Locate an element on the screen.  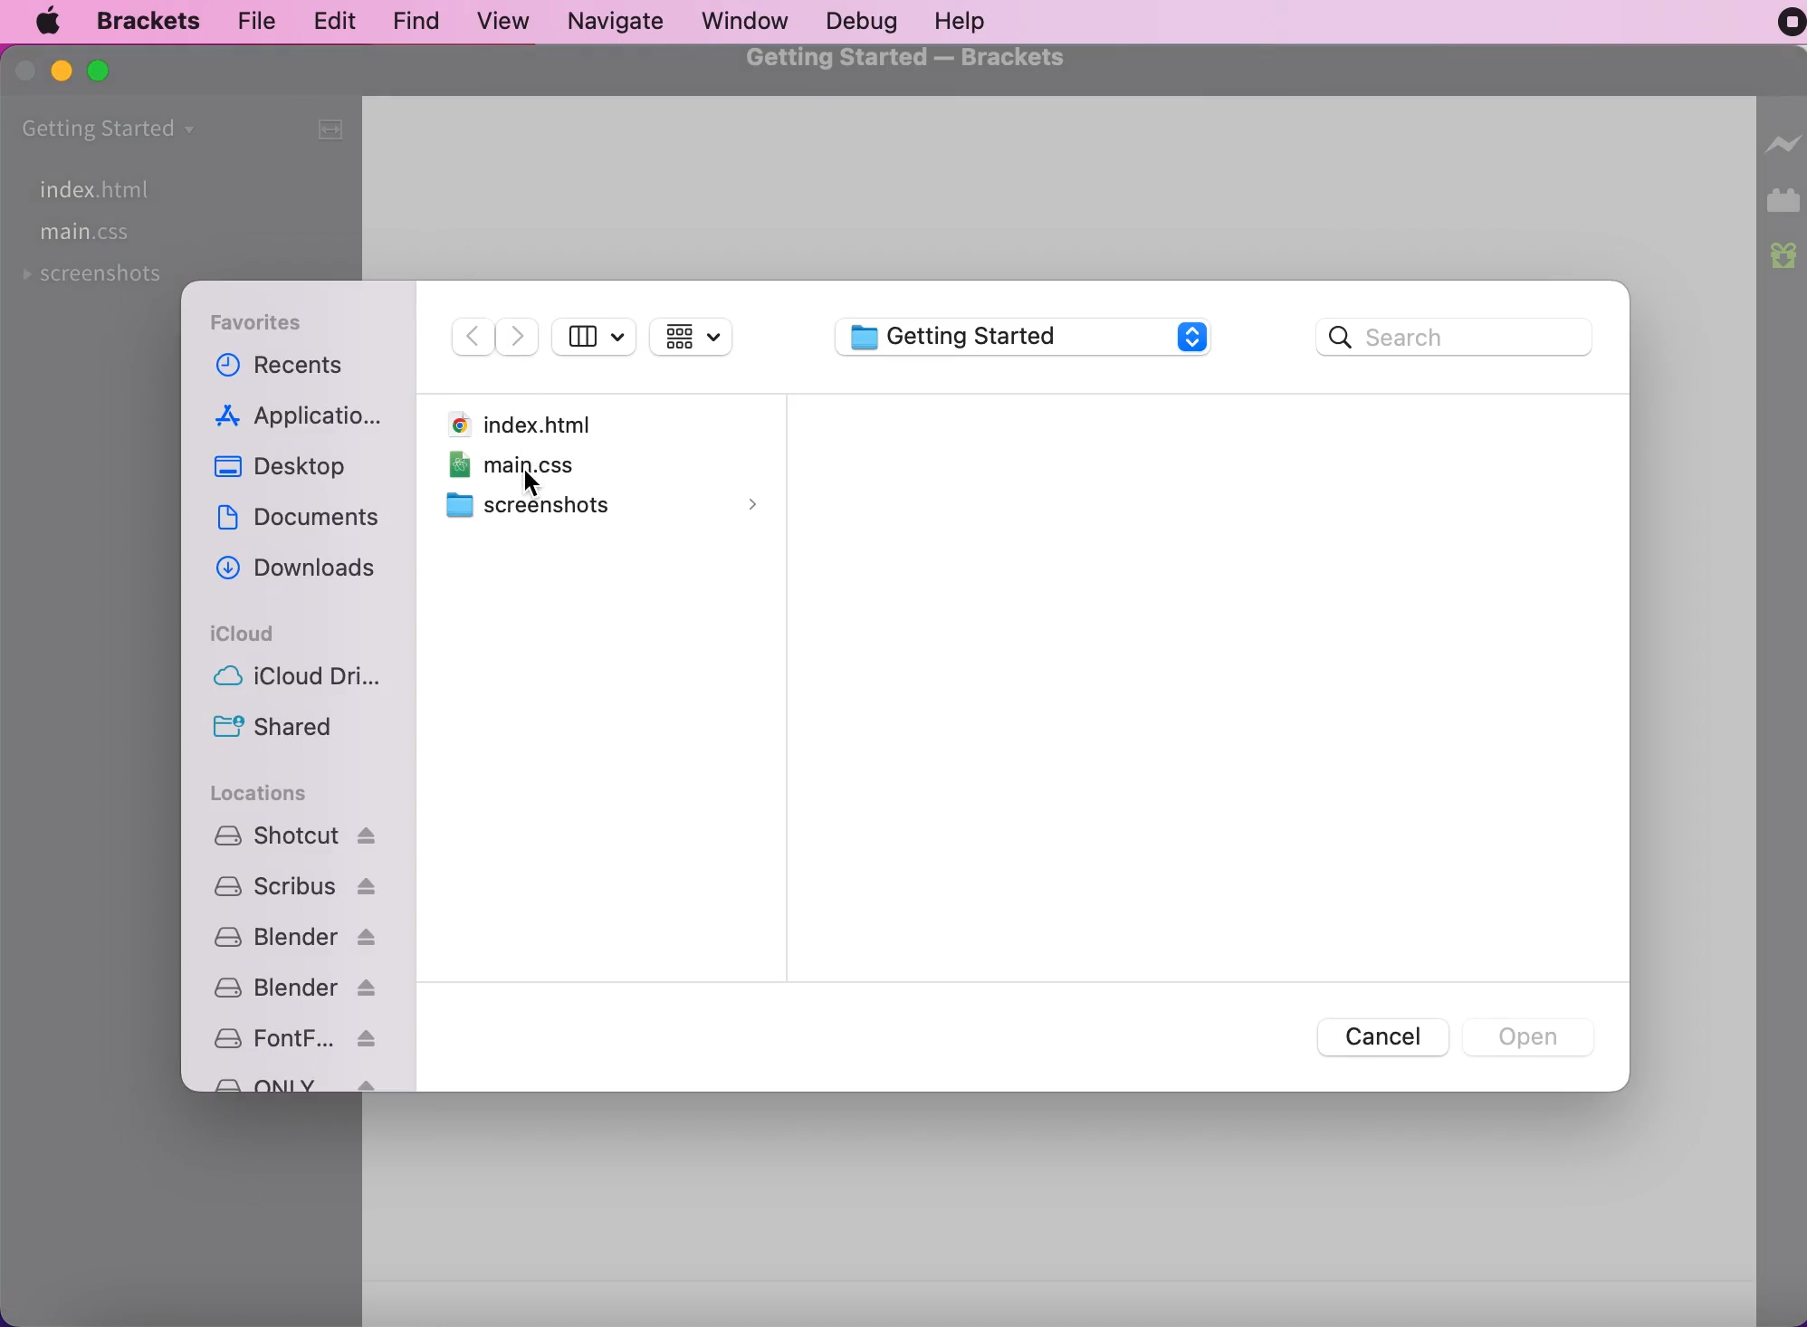
shotcut is located at coordinates (294, 835).